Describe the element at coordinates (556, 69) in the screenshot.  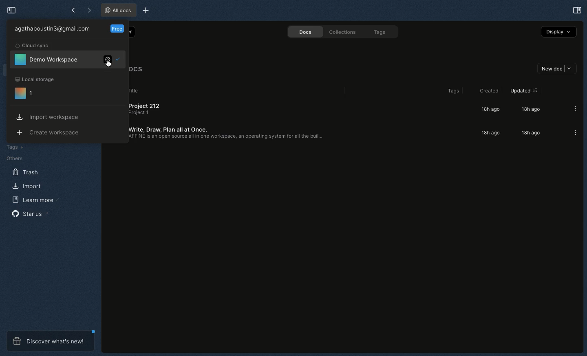
I see `New doc` at that location.